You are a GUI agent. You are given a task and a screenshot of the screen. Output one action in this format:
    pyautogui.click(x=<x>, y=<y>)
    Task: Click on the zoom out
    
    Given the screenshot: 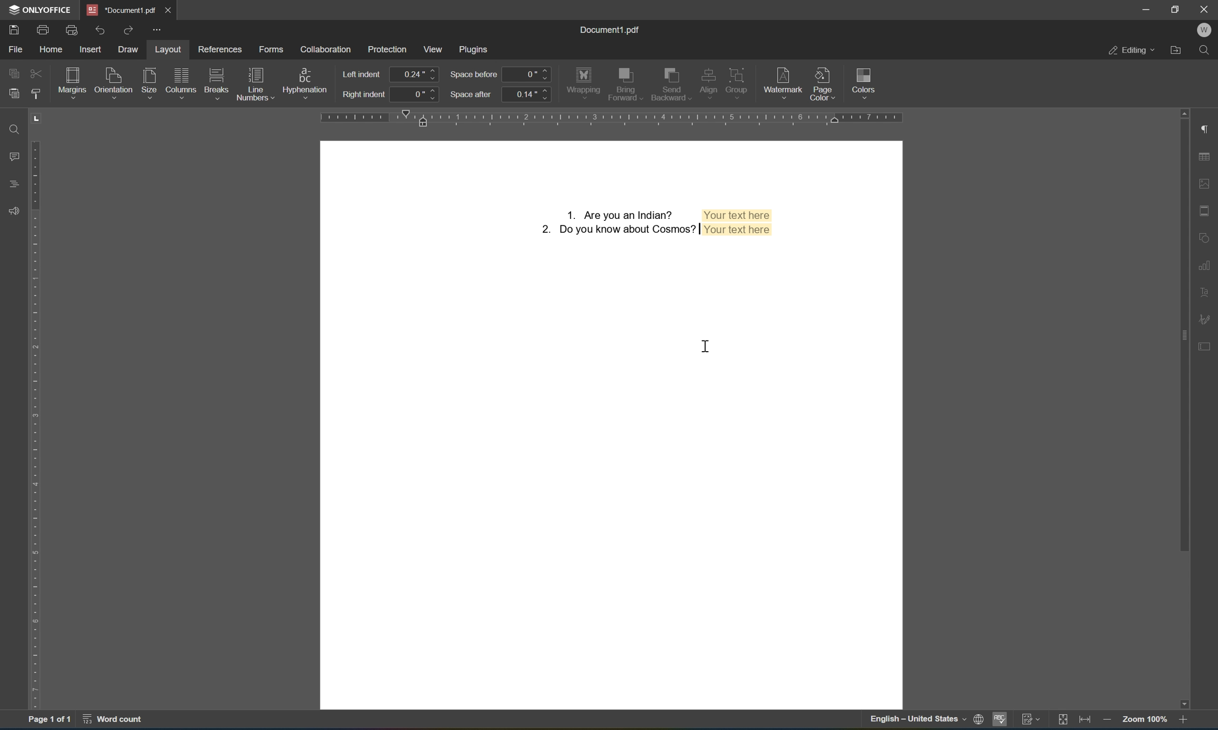 What is the action you would take?
    pyautogui.click(x=1105, y=722)
    